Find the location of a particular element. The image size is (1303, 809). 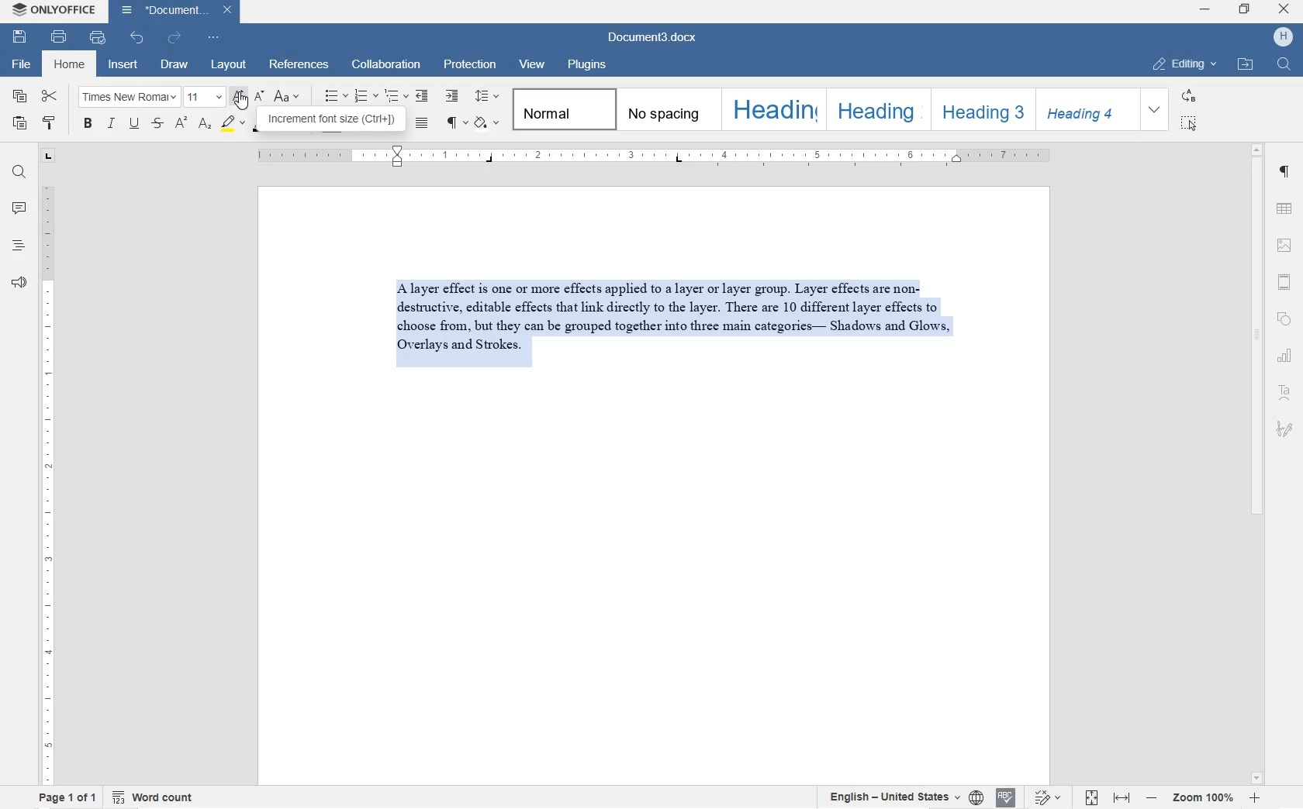

quick print is located at coordinates (99, 38).